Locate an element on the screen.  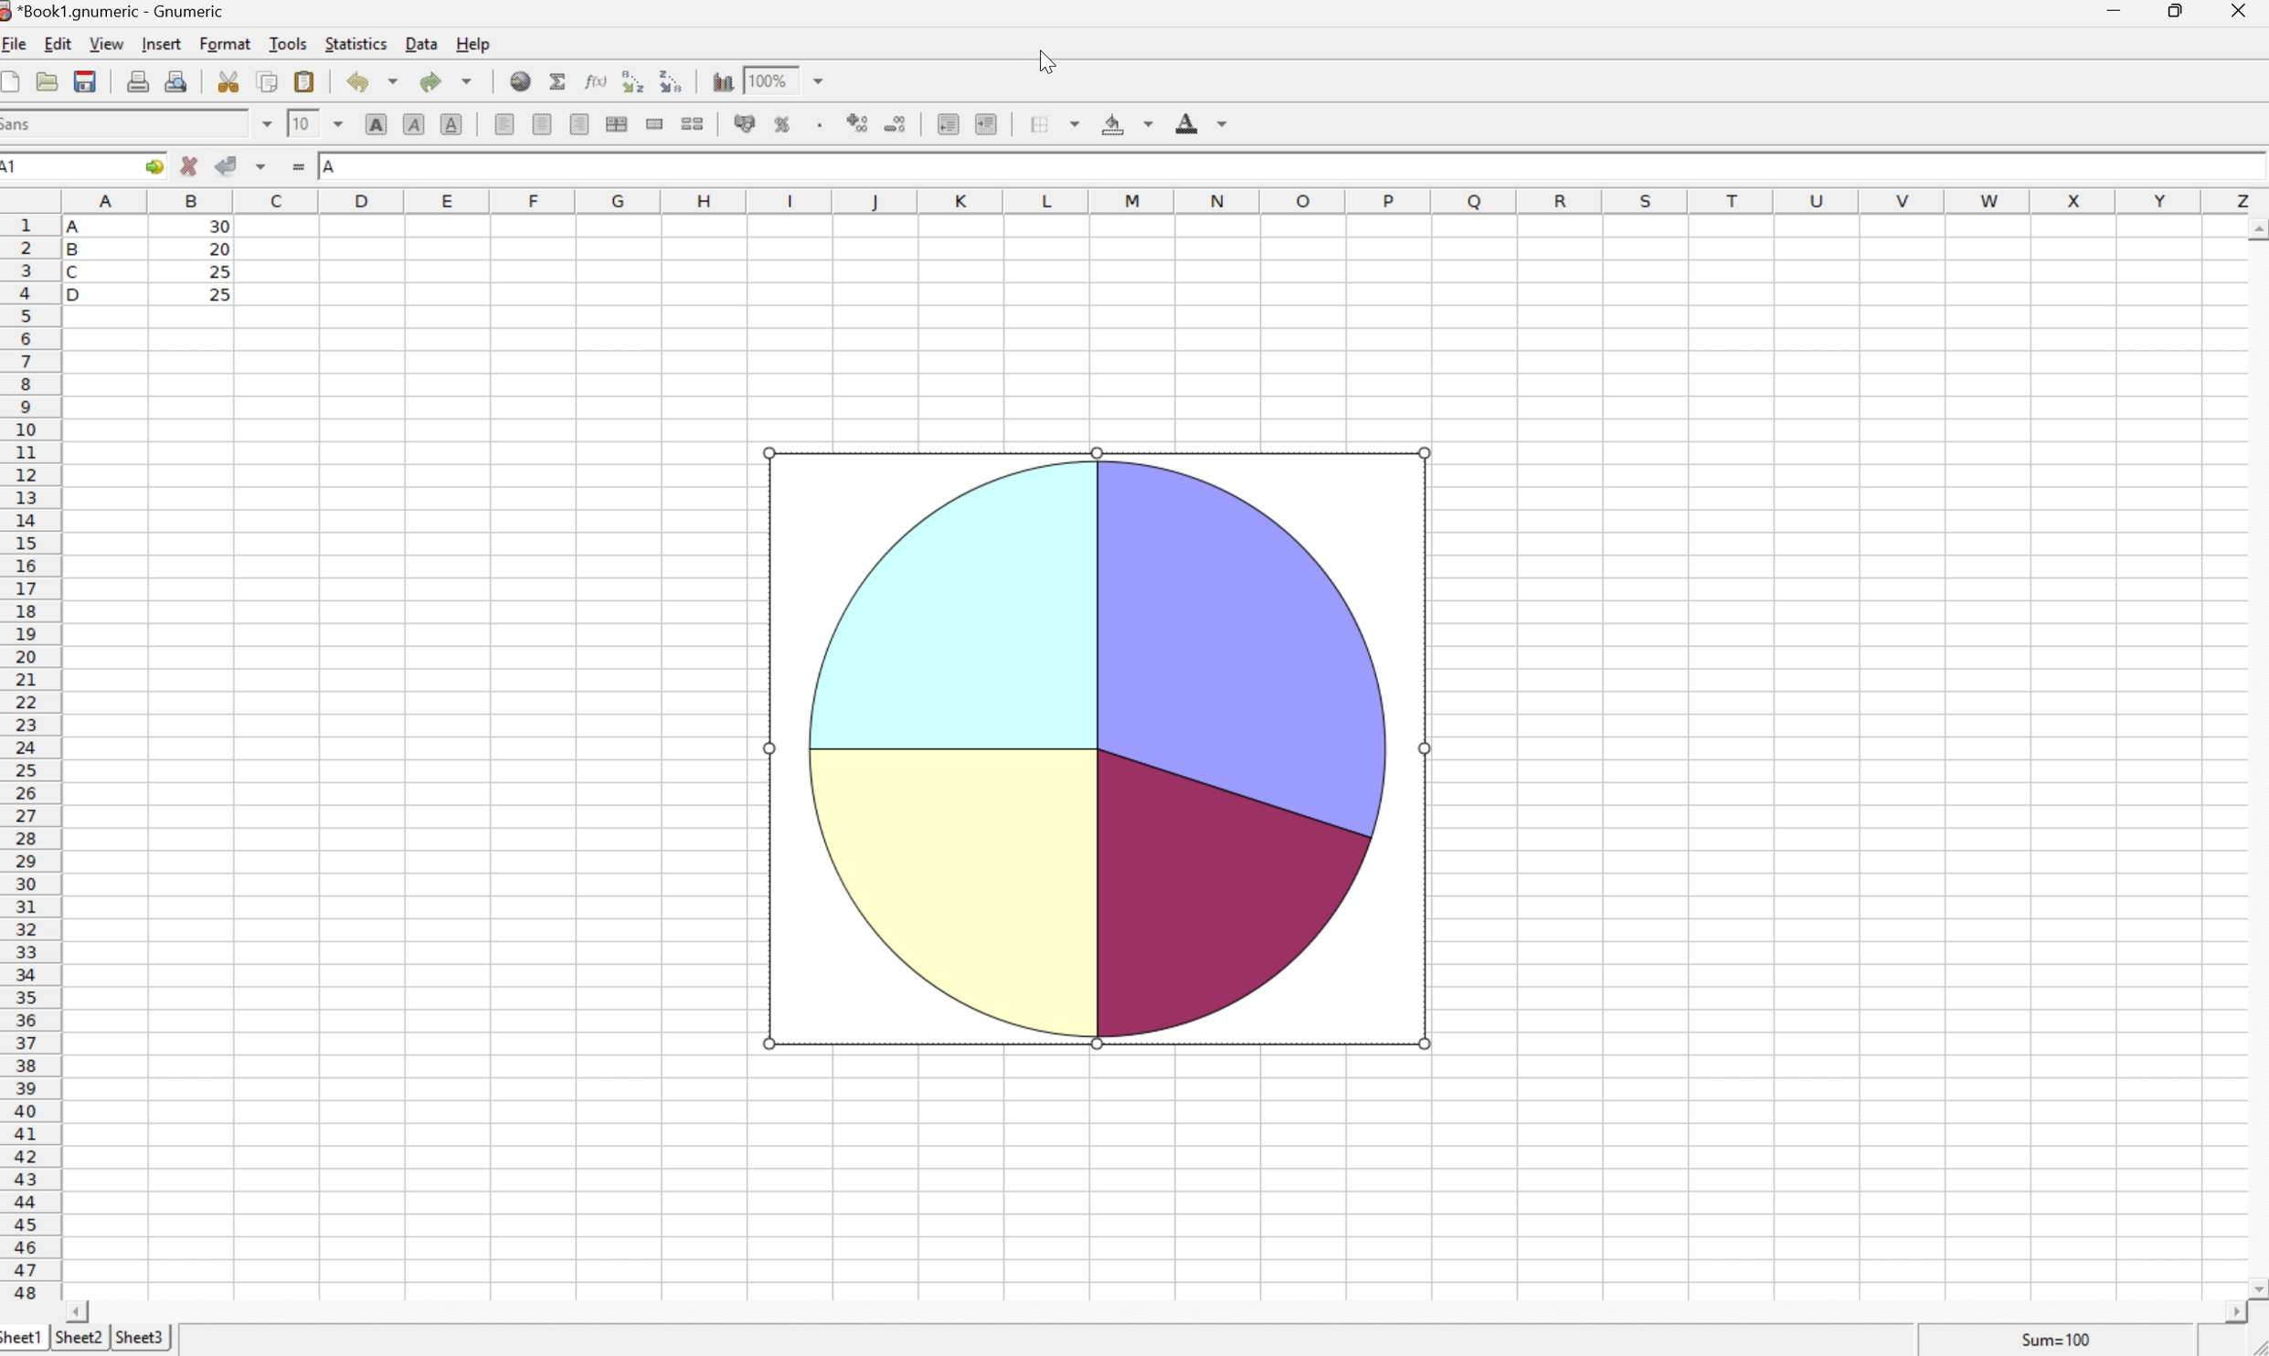
View is located at coordinates (108, 44).